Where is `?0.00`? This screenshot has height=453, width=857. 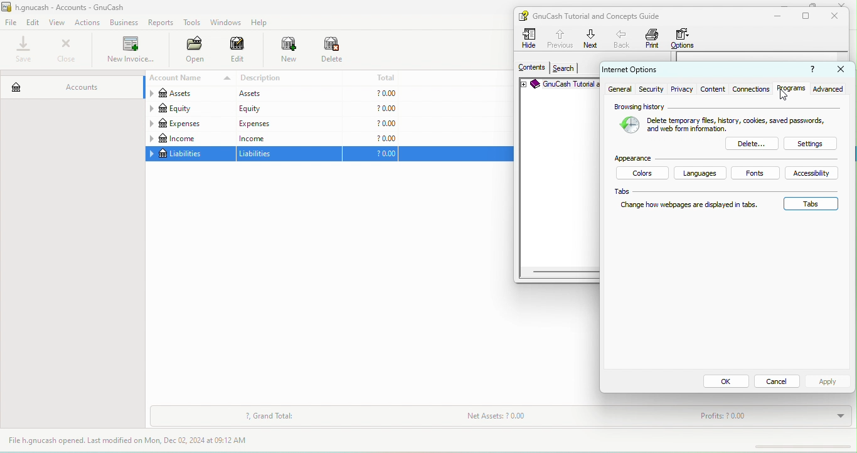 ?0.00 is located at coordinates (370, 138).